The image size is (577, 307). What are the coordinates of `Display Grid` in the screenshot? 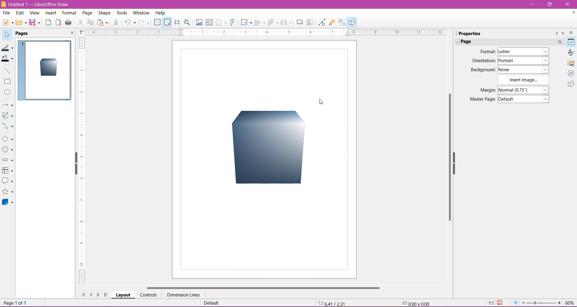 It's located at (157, 22).